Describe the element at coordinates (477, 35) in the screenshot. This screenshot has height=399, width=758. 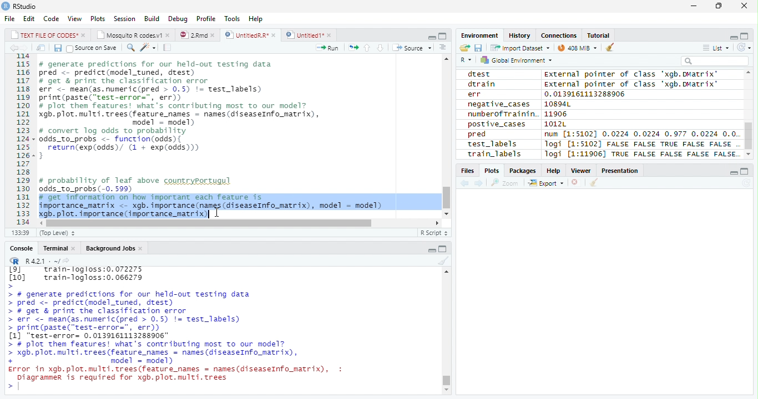
I see `Environment` at that location.